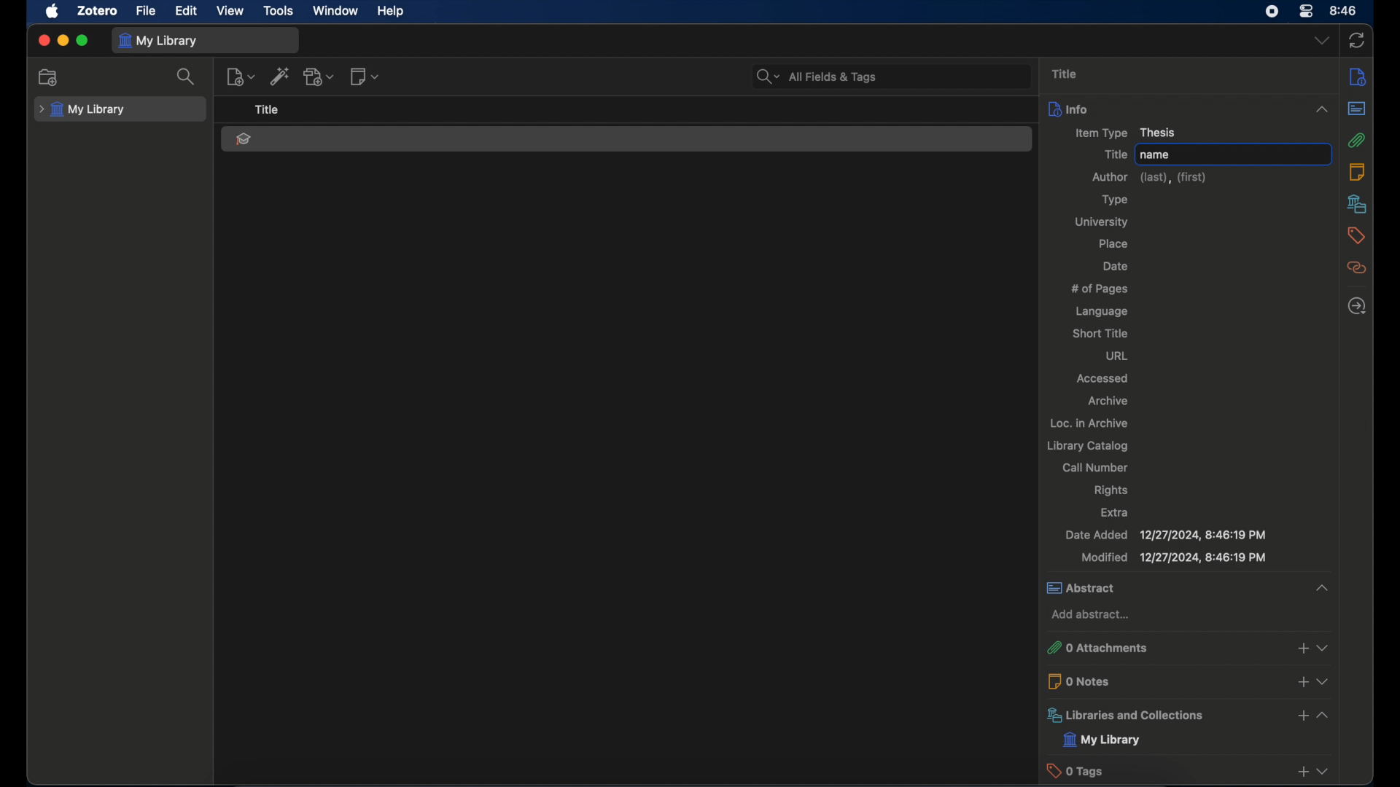 Image resolution: width=1400 pixels, height=787 pixels. What do you see at coordinates (1301, 773) in the screenshot?
I see `add tags` at bounding box center [1301, 773].